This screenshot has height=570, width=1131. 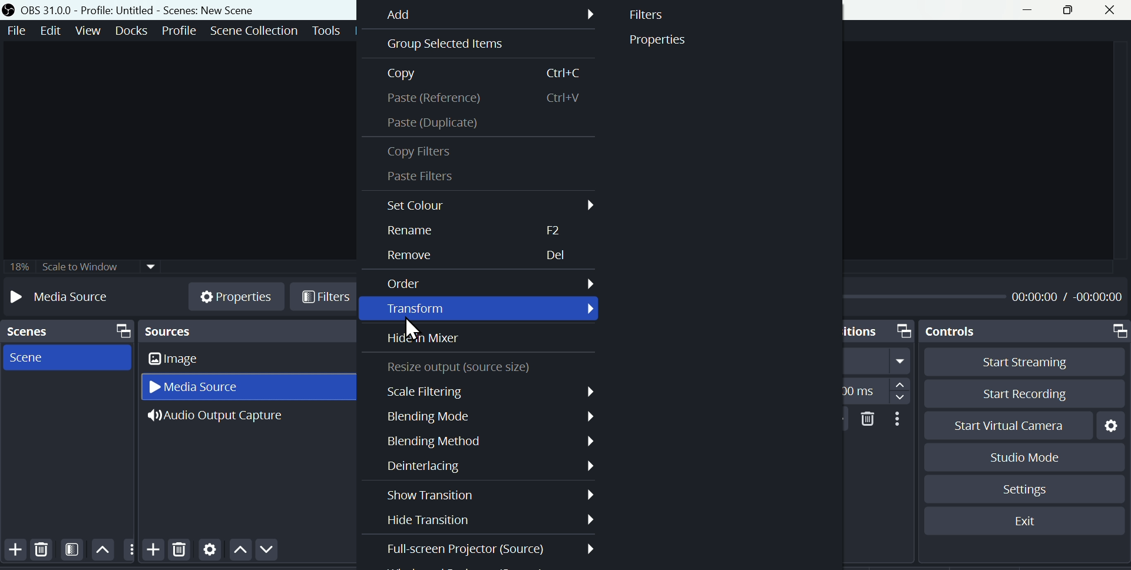 I want to click on Edit, so click(x=52, y=31).